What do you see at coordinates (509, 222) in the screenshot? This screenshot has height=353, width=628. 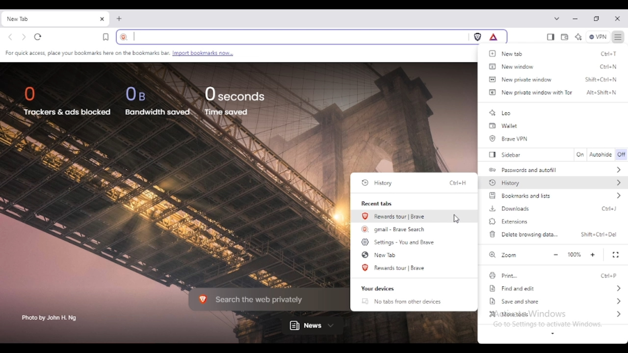 I see `extensions` at bounding box center [509, 222].